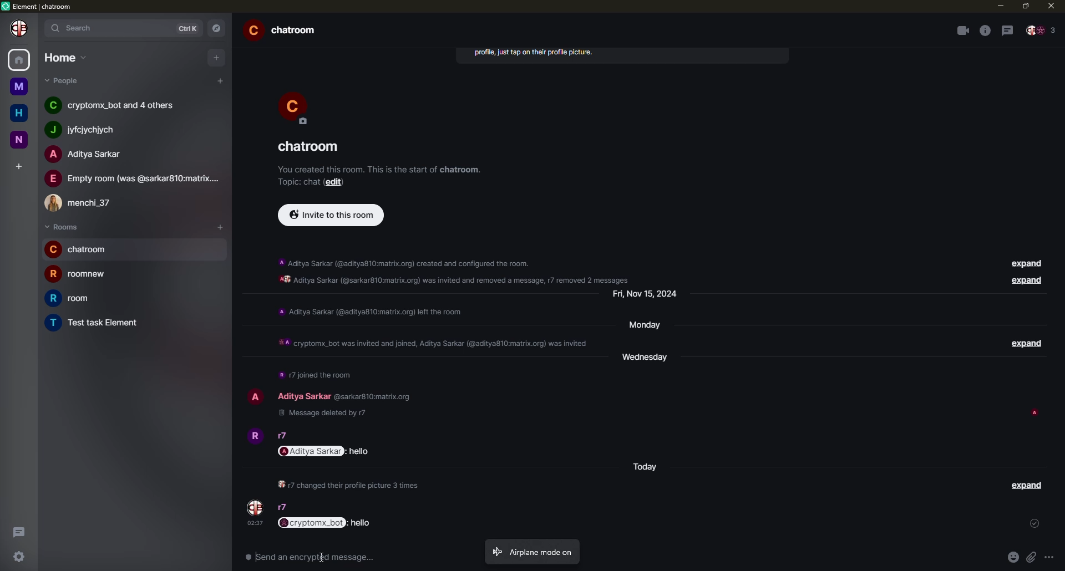 This screenshot has width=1065, height=571. I want to click on people, so click(89, 154).